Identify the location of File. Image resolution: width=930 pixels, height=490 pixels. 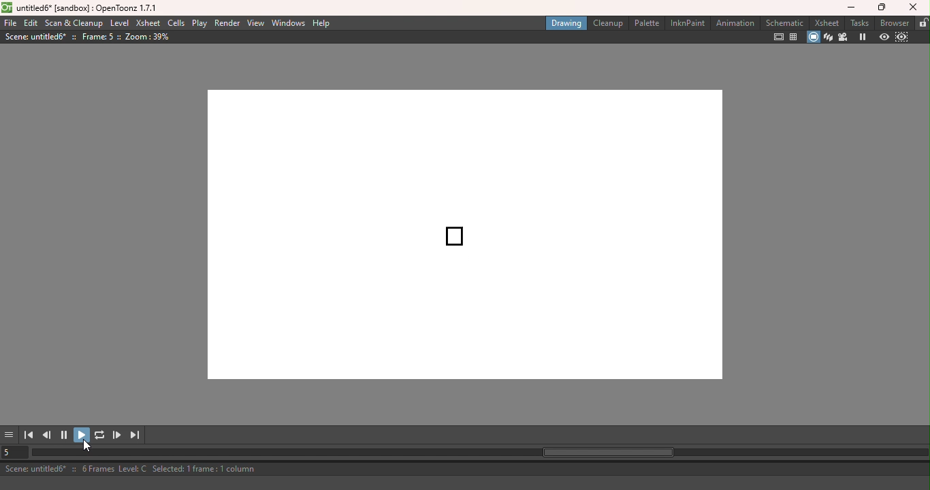
(11, 24).